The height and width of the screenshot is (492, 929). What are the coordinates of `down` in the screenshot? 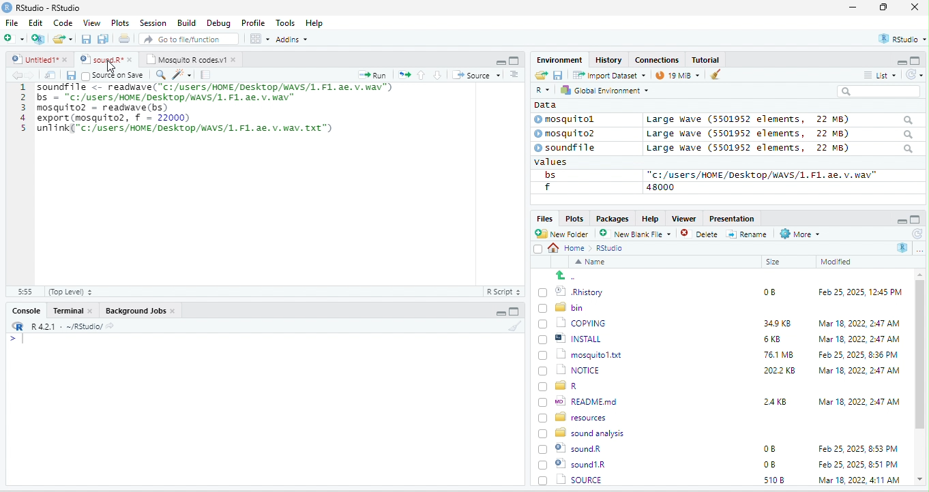 It's located at (438, 74).